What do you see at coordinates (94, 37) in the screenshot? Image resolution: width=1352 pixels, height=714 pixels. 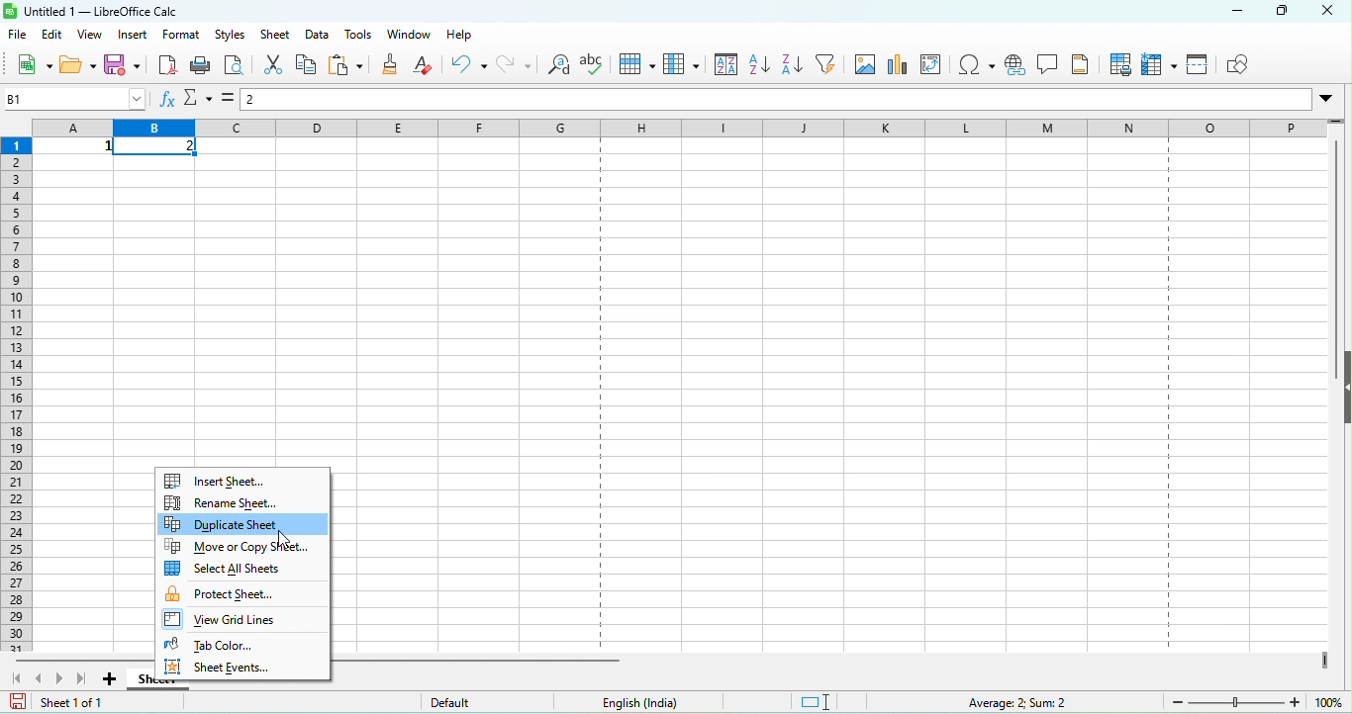 I see `view` at bounding box center [94, 37].